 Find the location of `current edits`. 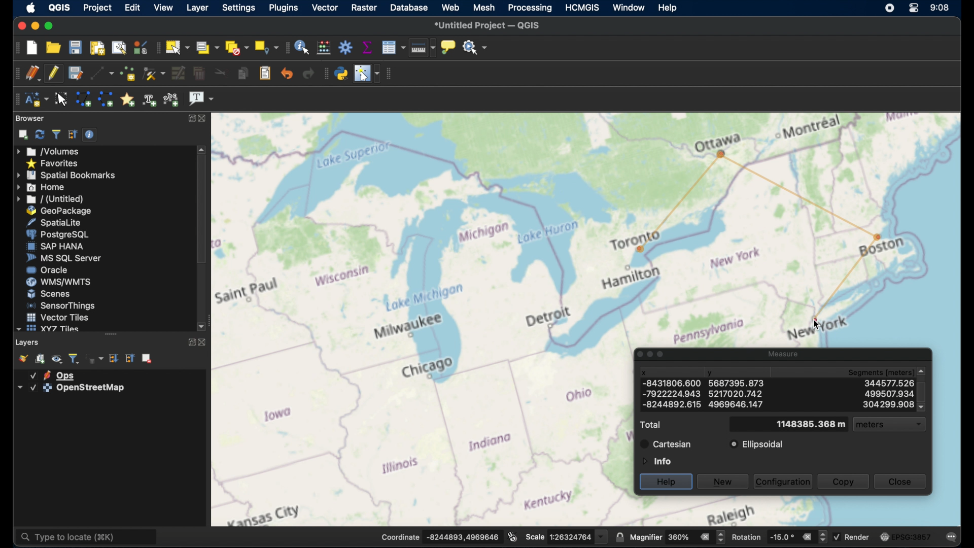

current edits is located at coordinates (33, 73).